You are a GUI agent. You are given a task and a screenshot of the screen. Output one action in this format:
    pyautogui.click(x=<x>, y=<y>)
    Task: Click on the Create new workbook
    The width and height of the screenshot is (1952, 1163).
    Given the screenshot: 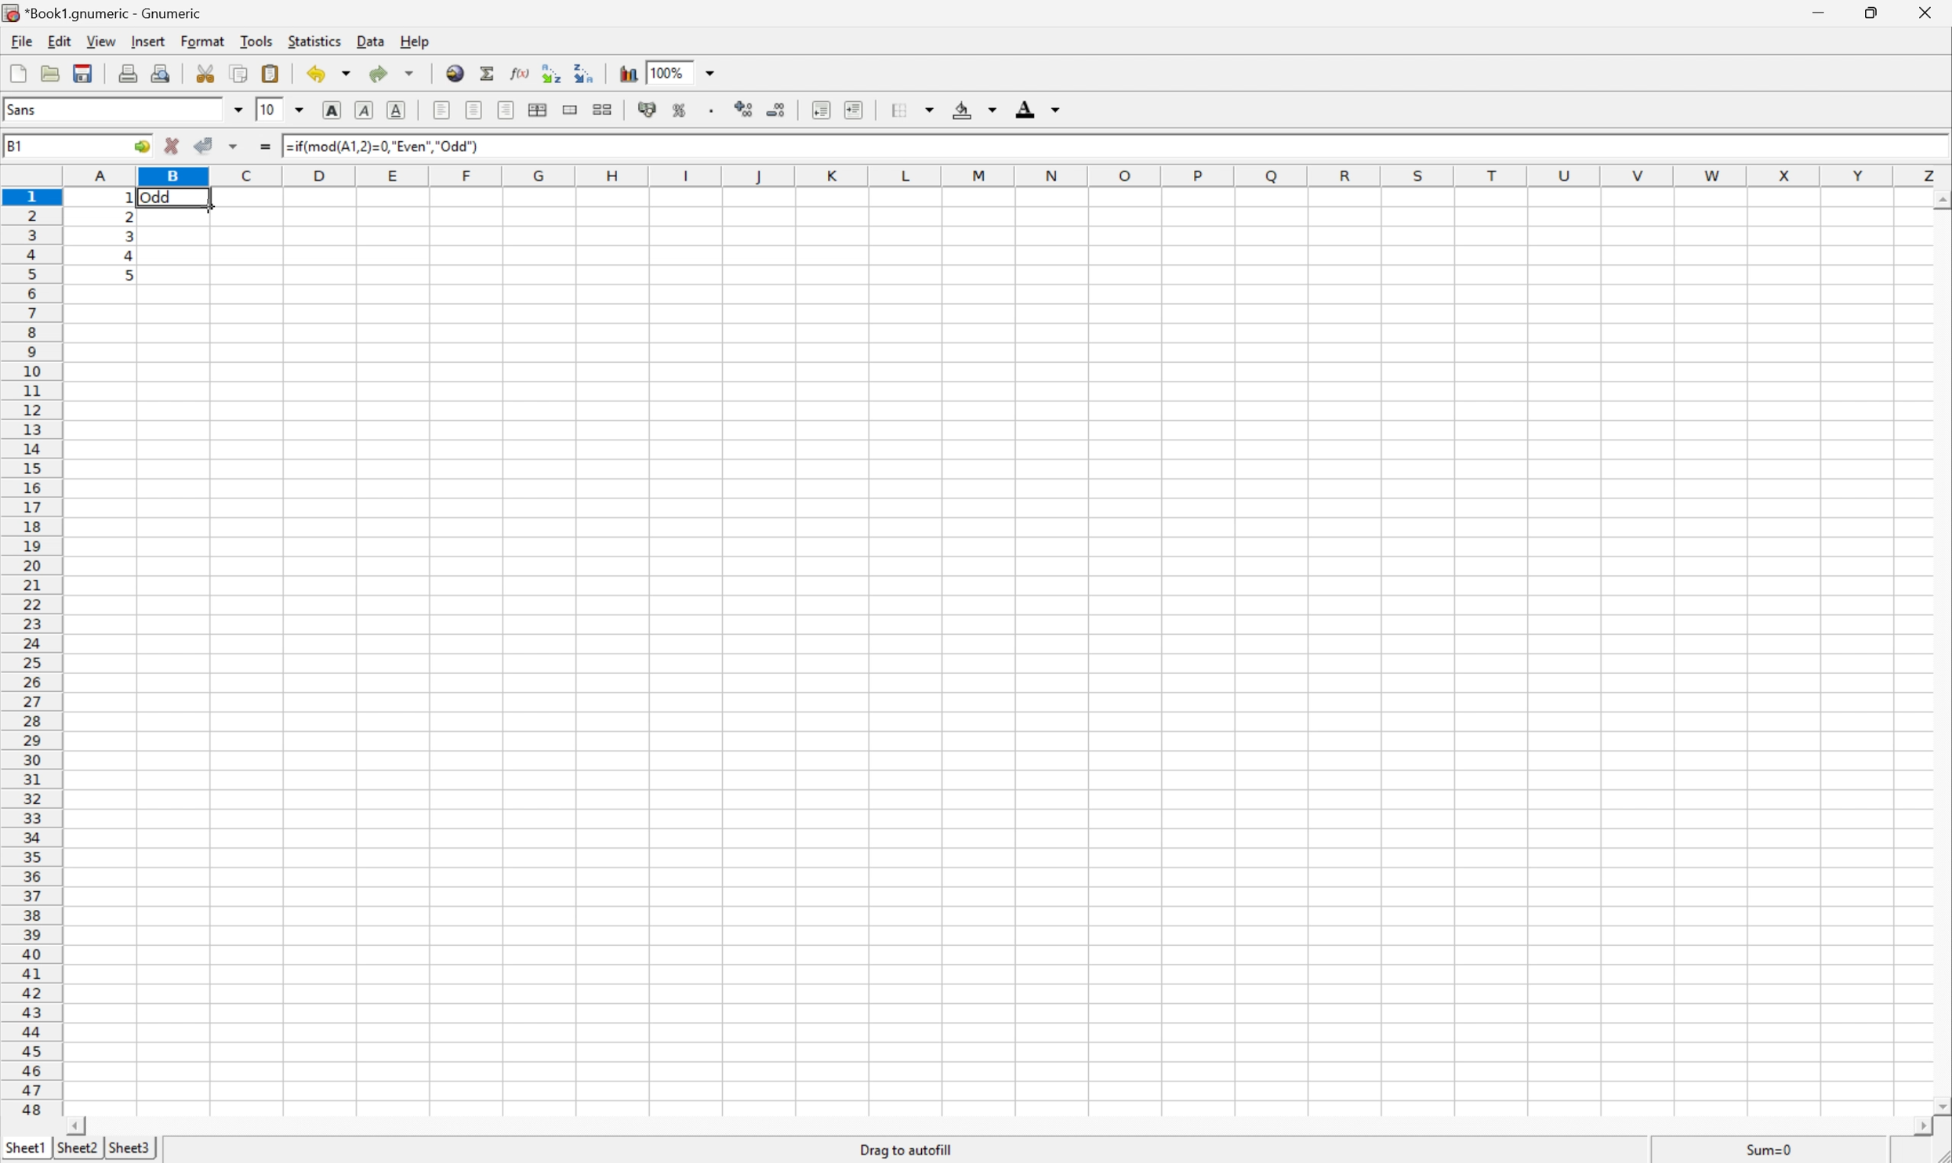 What is the action you would take?
    pyautogui.click(x=16, y=70)
    